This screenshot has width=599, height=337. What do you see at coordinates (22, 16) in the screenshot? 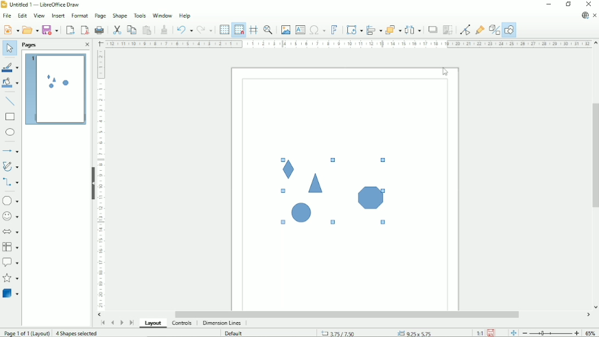
I see `Edit` at bounding box center [22, 16].